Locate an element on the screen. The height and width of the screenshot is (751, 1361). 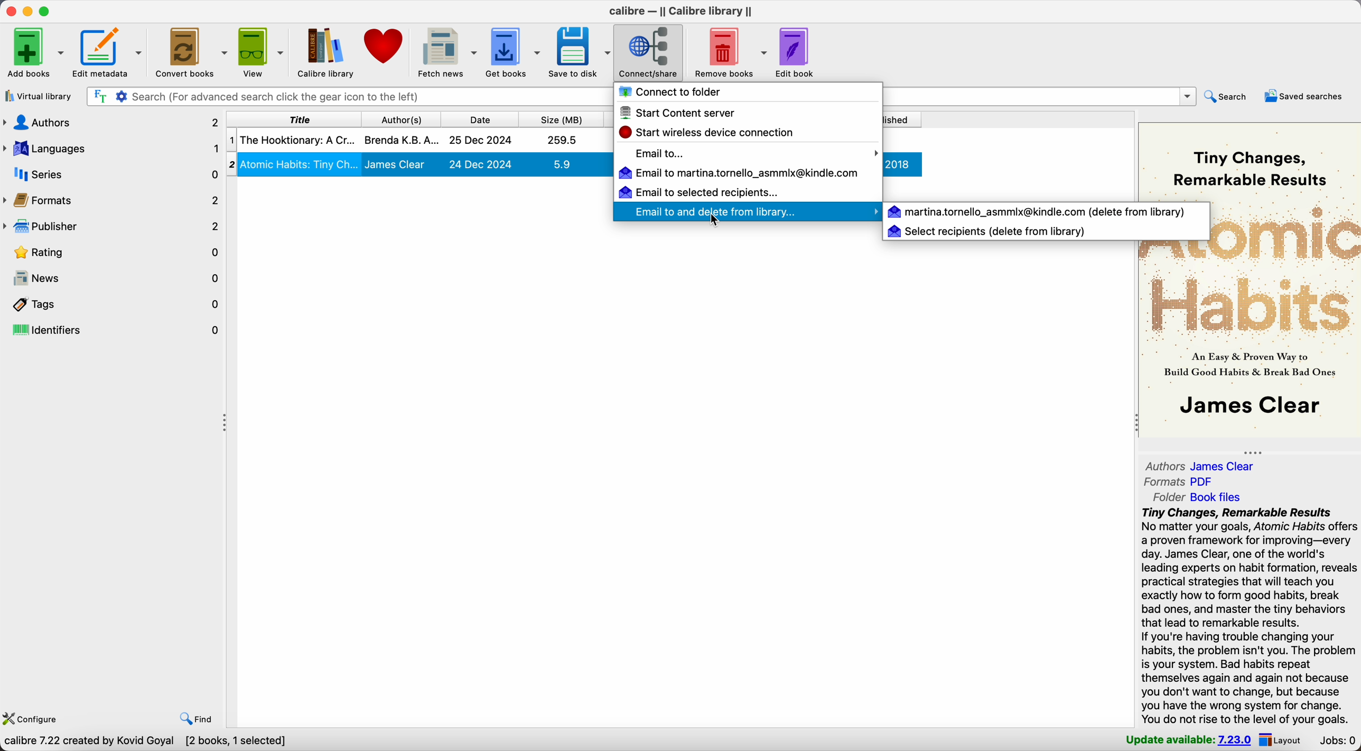
configure is located at coordinates (34, 718).